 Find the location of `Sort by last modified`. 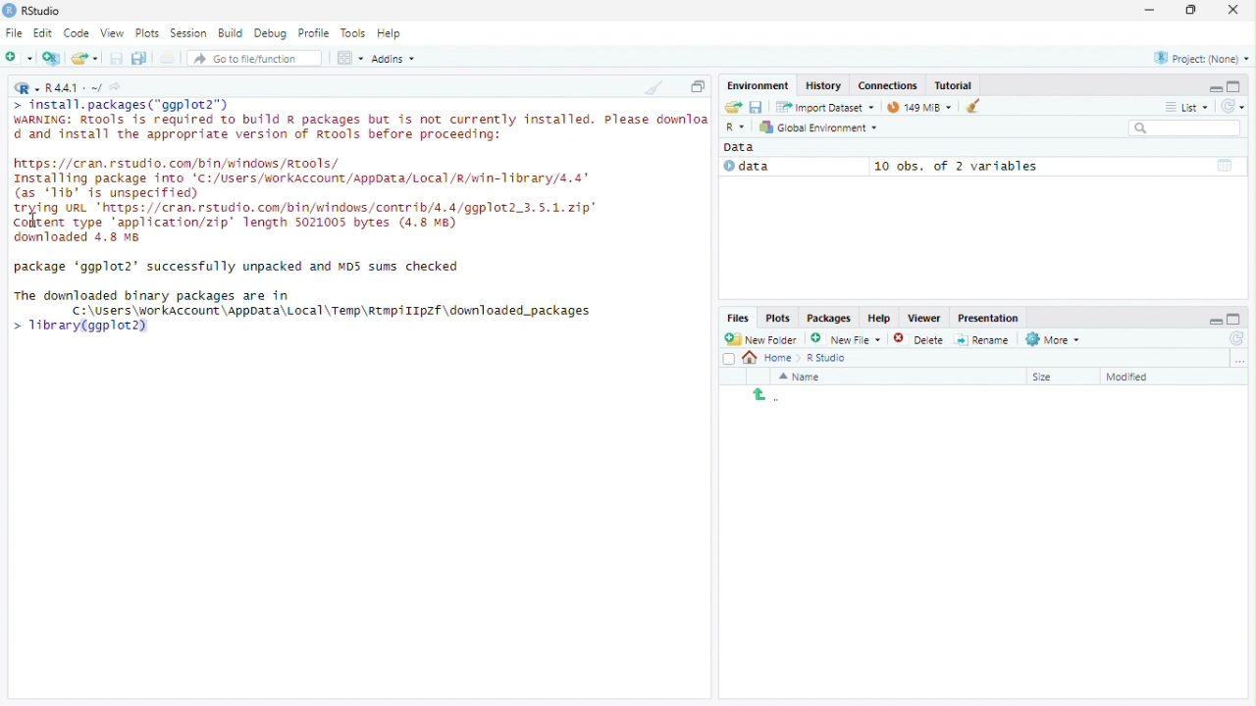

Sort by last modified is located at coordinates (1142, 377).